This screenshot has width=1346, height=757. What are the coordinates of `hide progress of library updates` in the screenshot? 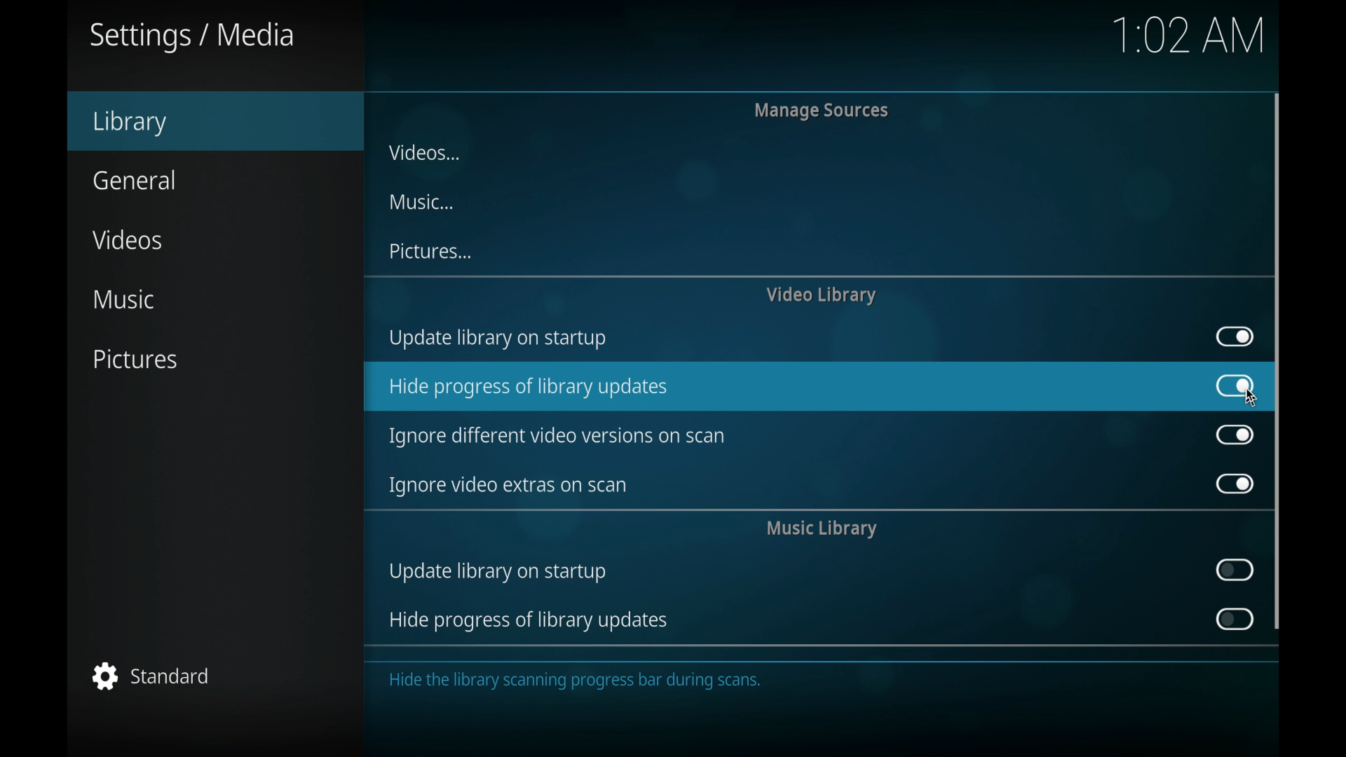 It's located at (527, 388).